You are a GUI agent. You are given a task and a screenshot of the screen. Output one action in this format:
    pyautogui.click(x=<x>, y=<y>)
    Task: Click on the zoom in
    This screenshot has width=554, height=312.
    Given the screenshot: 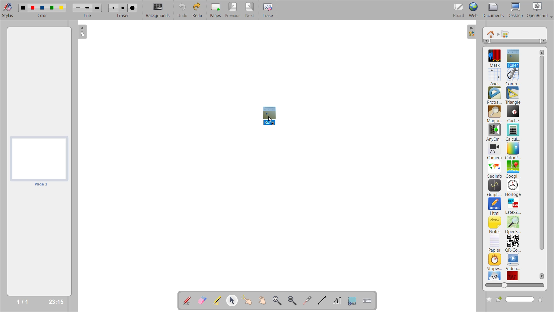 What is the action you would take?
    pyautogui.click(x=278, y=300)
    